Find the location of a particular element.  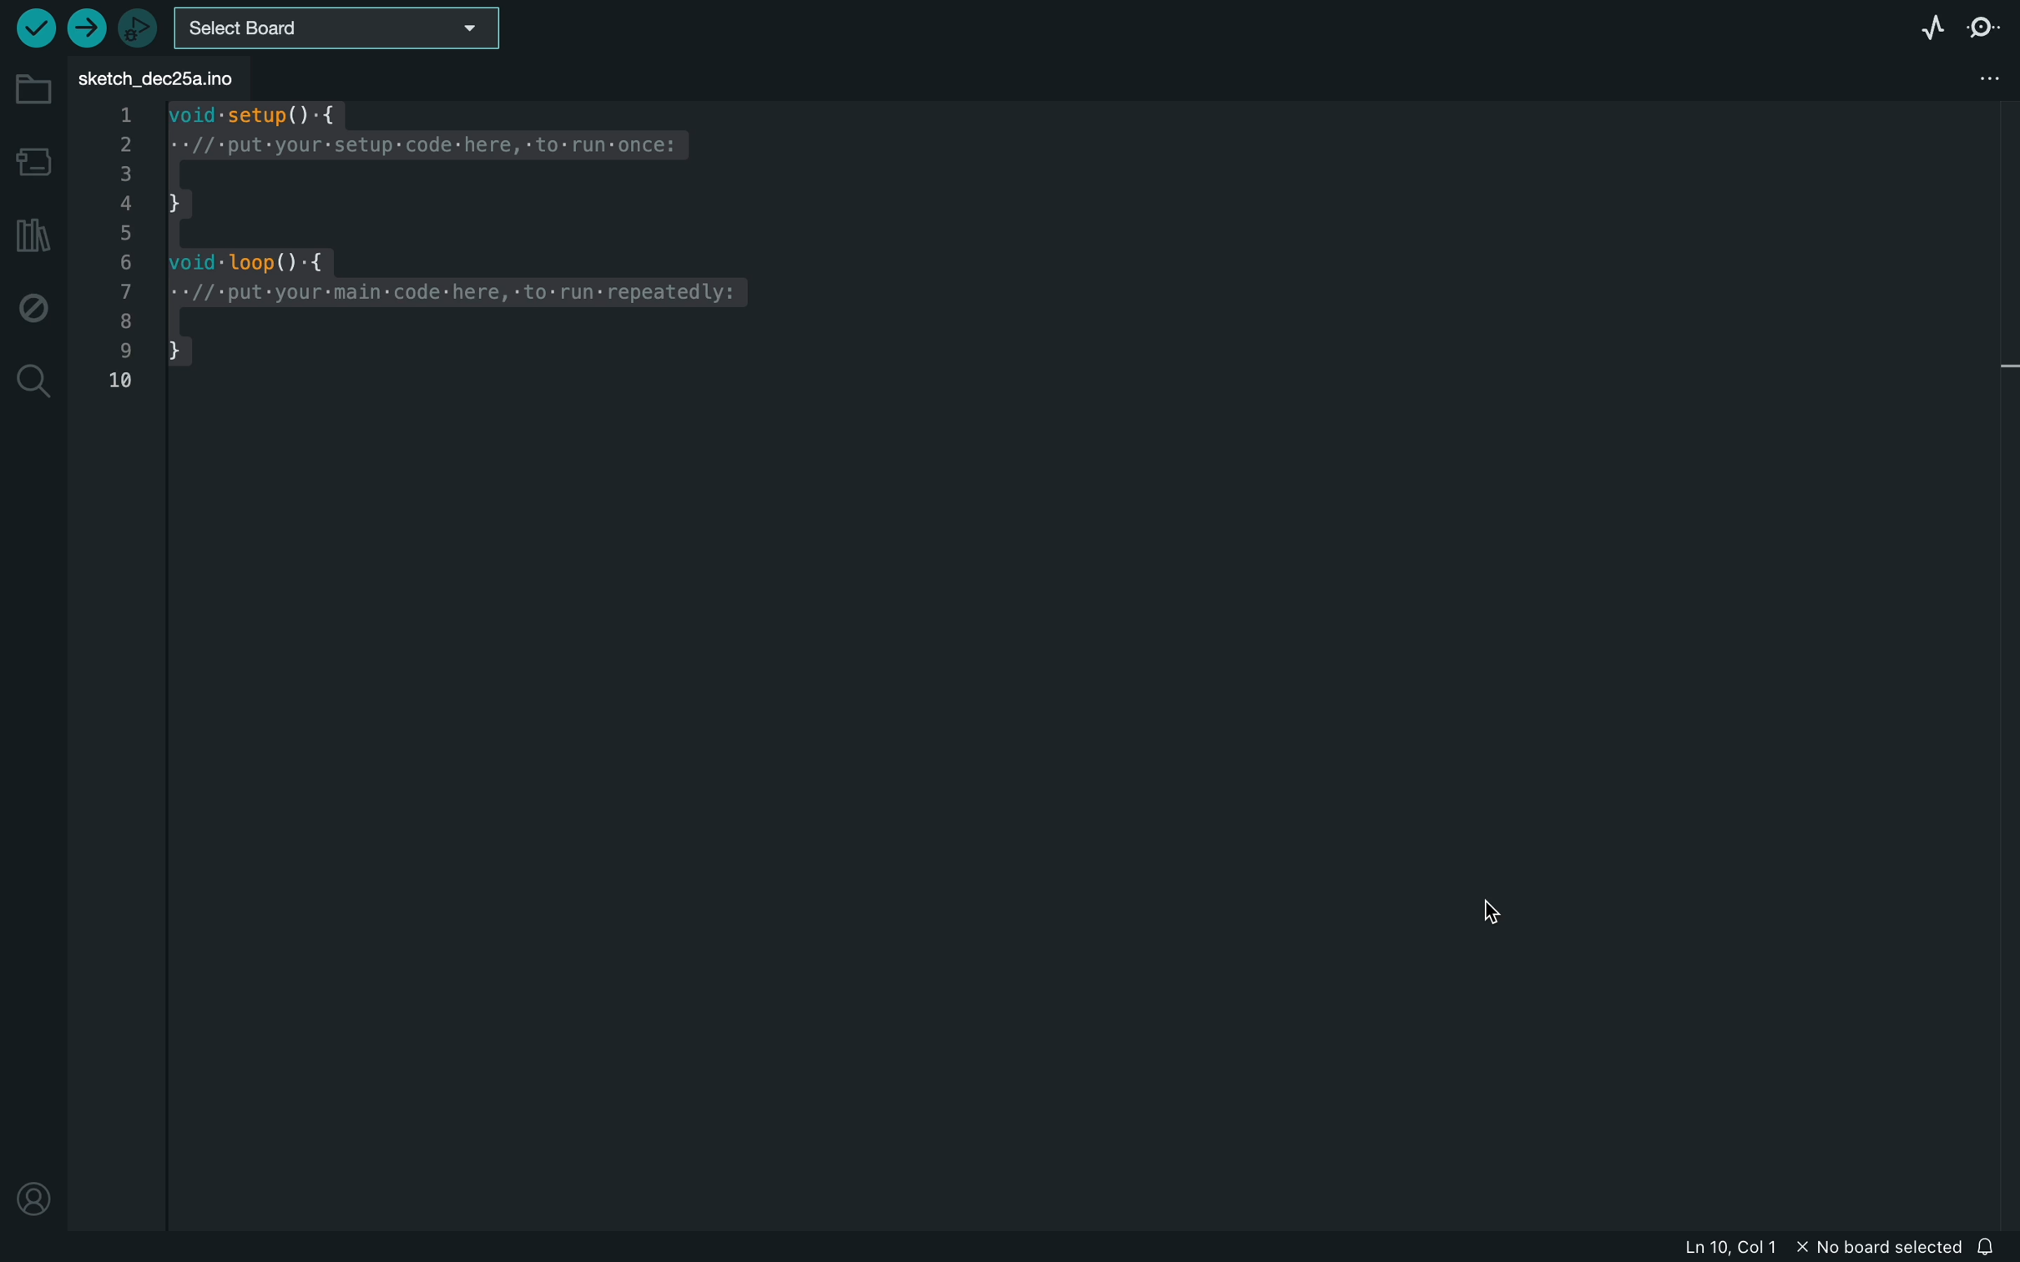

folder is located at coordinates (34, 91).